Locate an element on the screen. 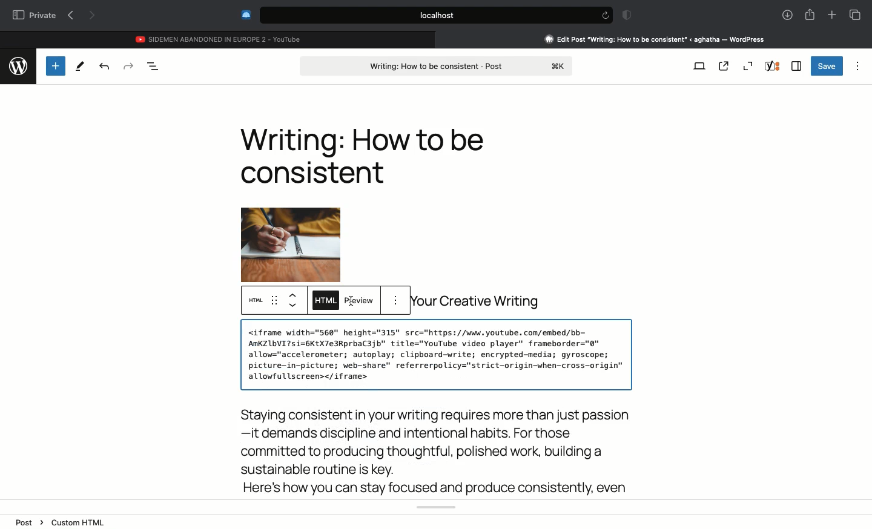 This screenshot has height=529, width=872. Youtube is located at coordinates (220, 38).